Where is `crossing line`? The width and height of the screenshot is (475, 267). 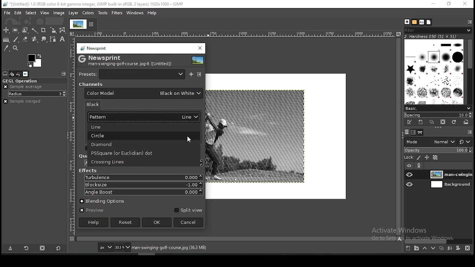 crossing line is located at coordinates (144, 162).